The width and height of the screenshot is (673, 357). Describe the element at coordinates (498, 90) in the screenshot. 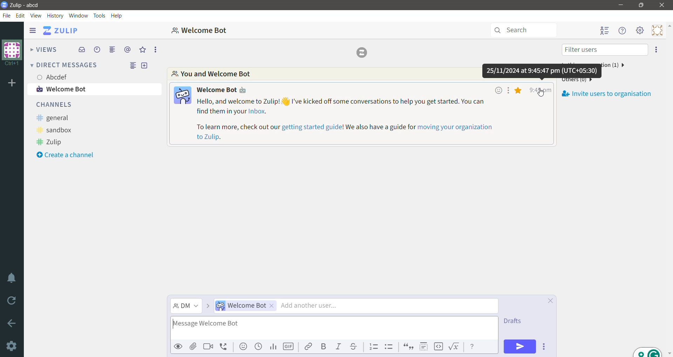

I see `Add emoji reaction` at that location.